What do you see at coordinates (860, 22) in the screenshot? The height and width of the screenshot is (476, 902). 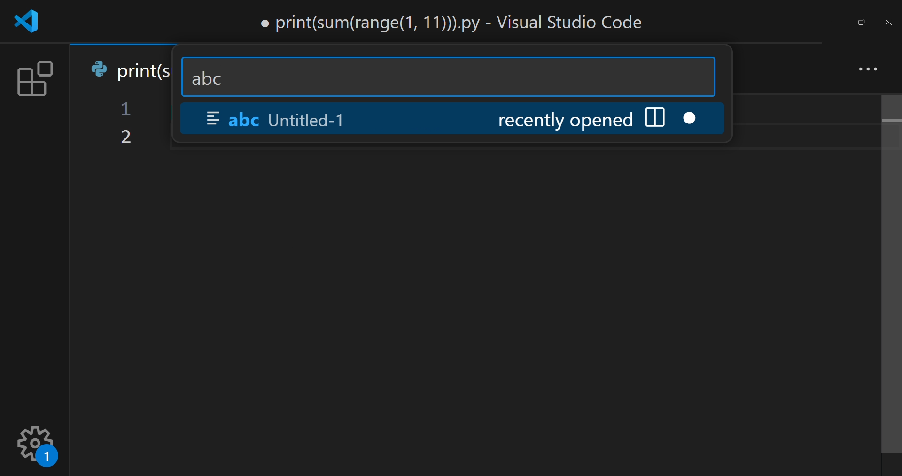 I see `maximize` at bounding box center [860, 22].